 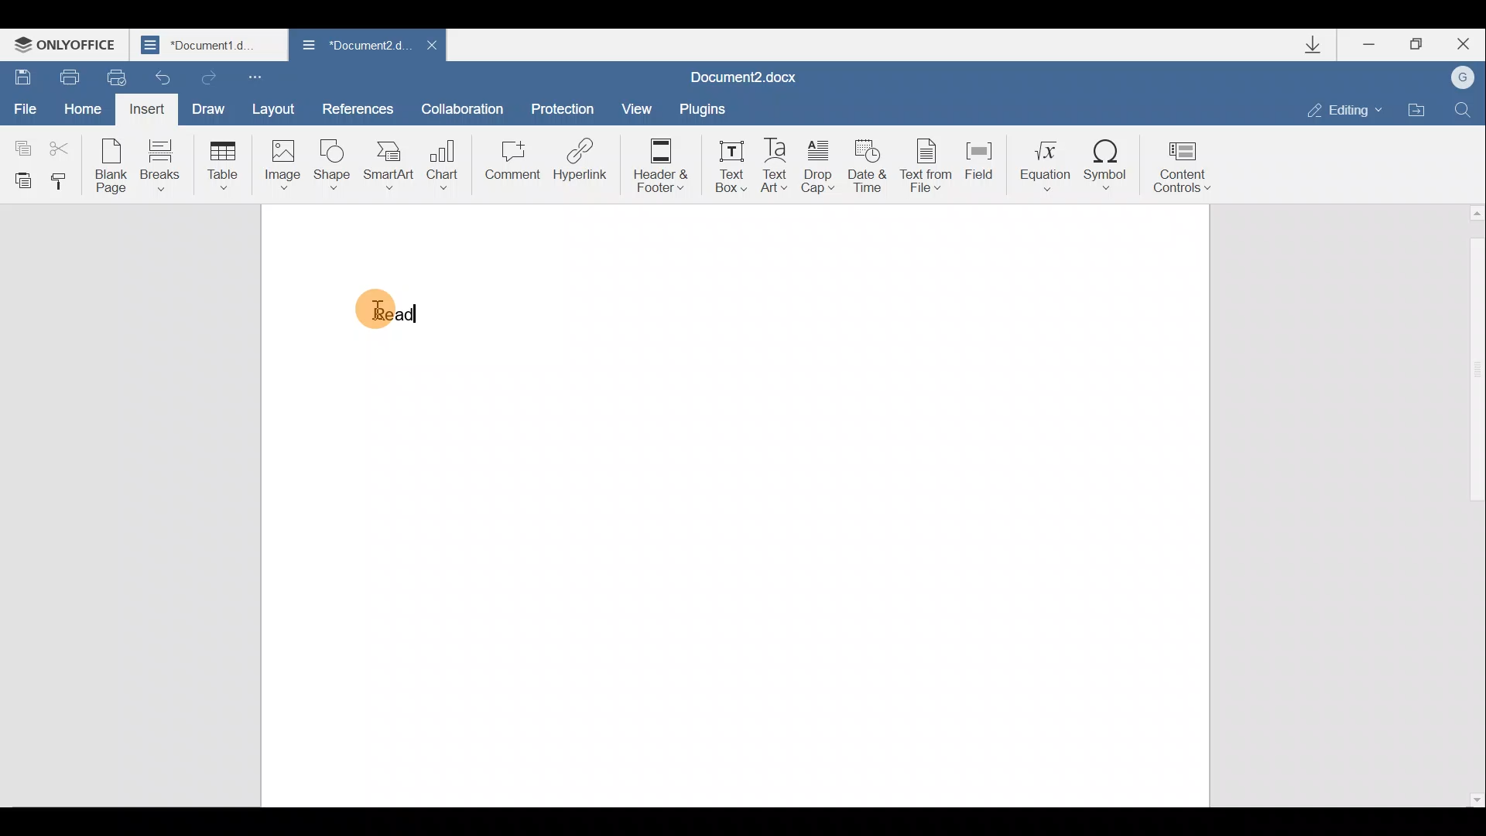 I want to click on SmartArt, so click(x=389, y=166).